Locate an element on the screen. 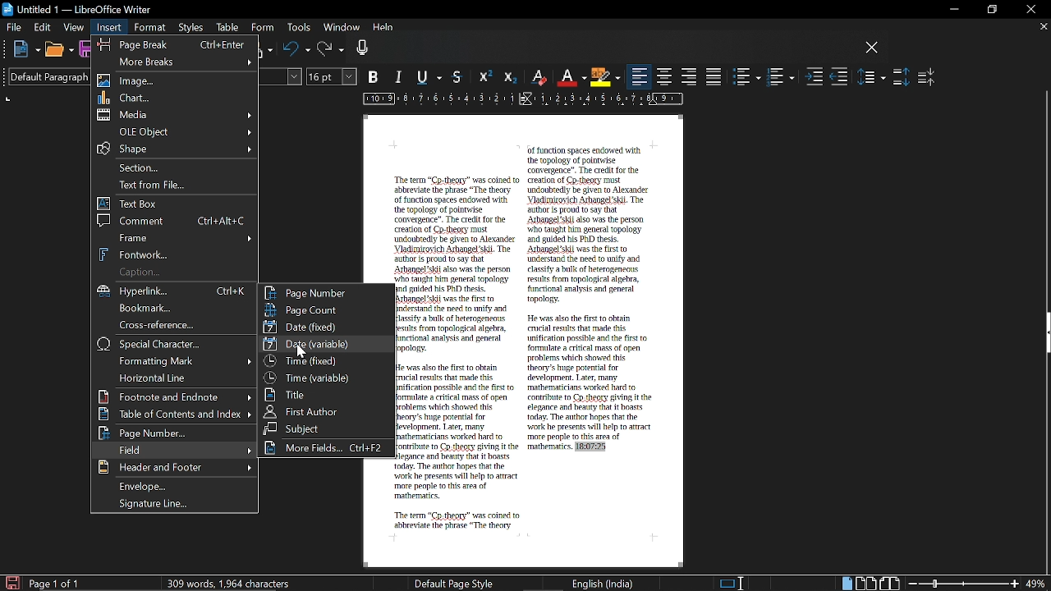  Header and footer is located at coordinates (173, 468).